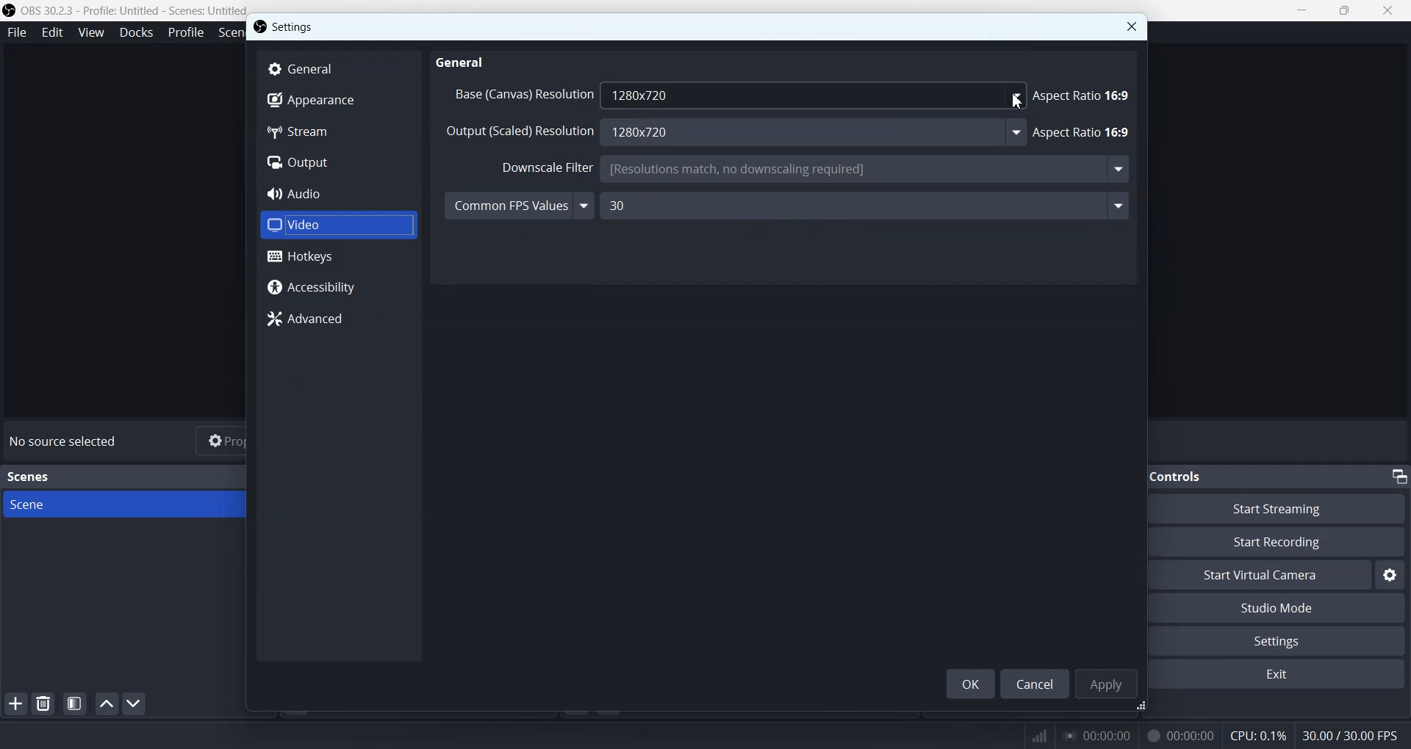  Describe the element at coordinates (125, 10) in the screenshot. I see `Logo` at that location.